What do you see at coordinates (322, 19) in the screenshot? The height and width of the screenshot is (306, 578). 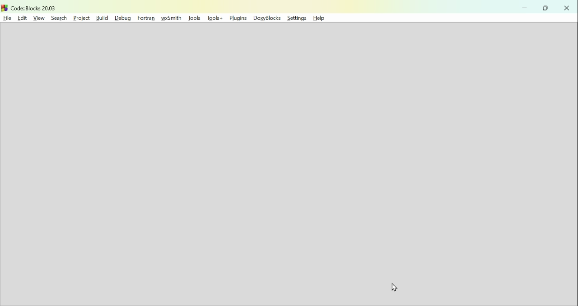 I see `help` at bounding box center [322, 19].